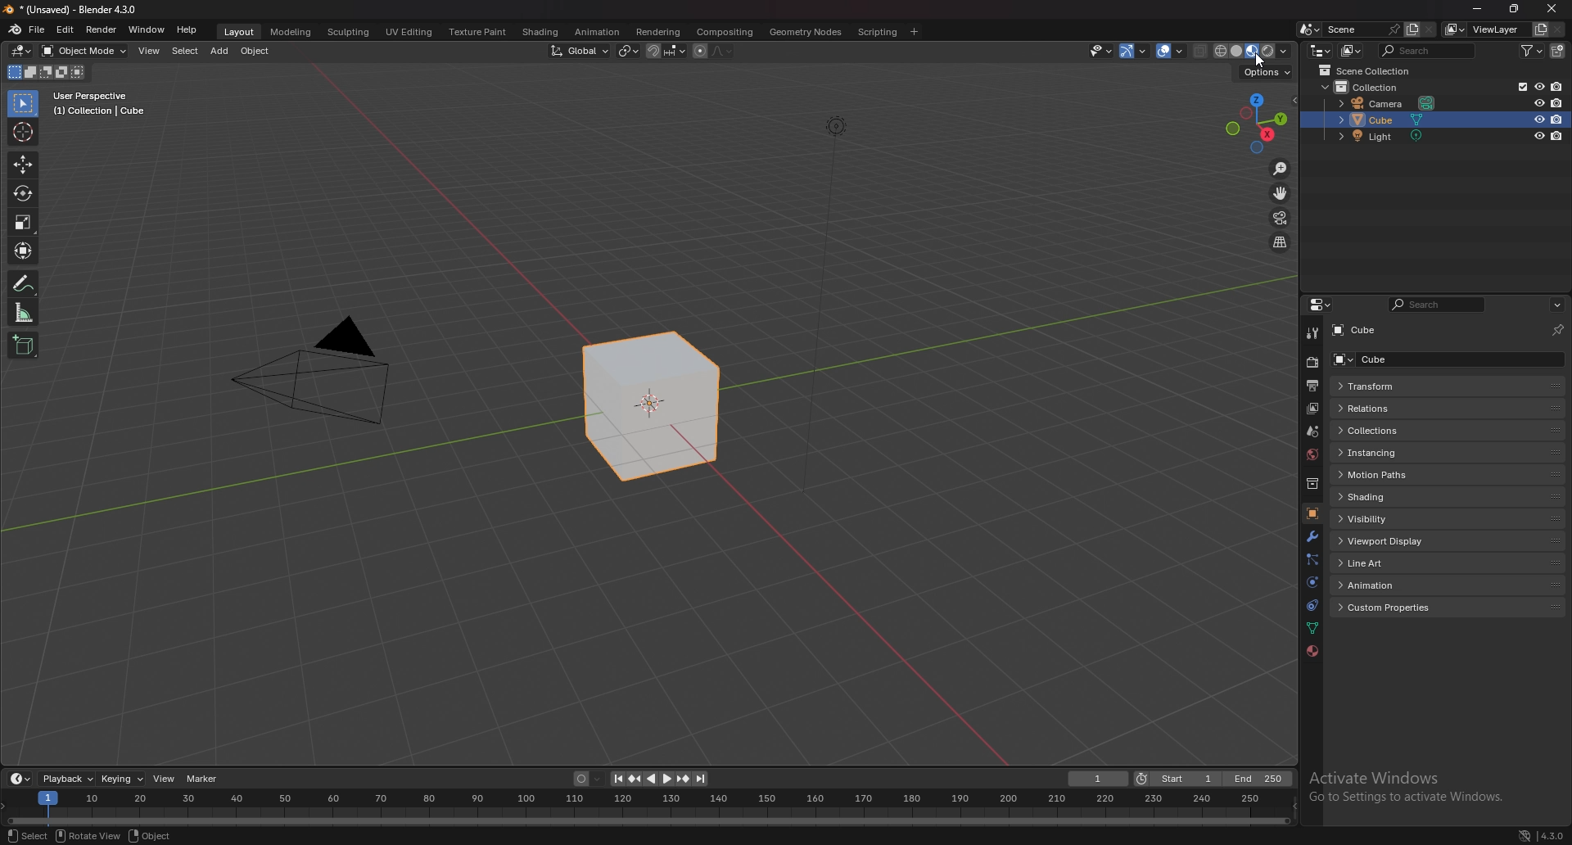 The width and height of the screenshot is (1572, 845). What do you see at coordinates (1311, 364) in the screenshot?
I see `render` at bounding box center [1311, 364].